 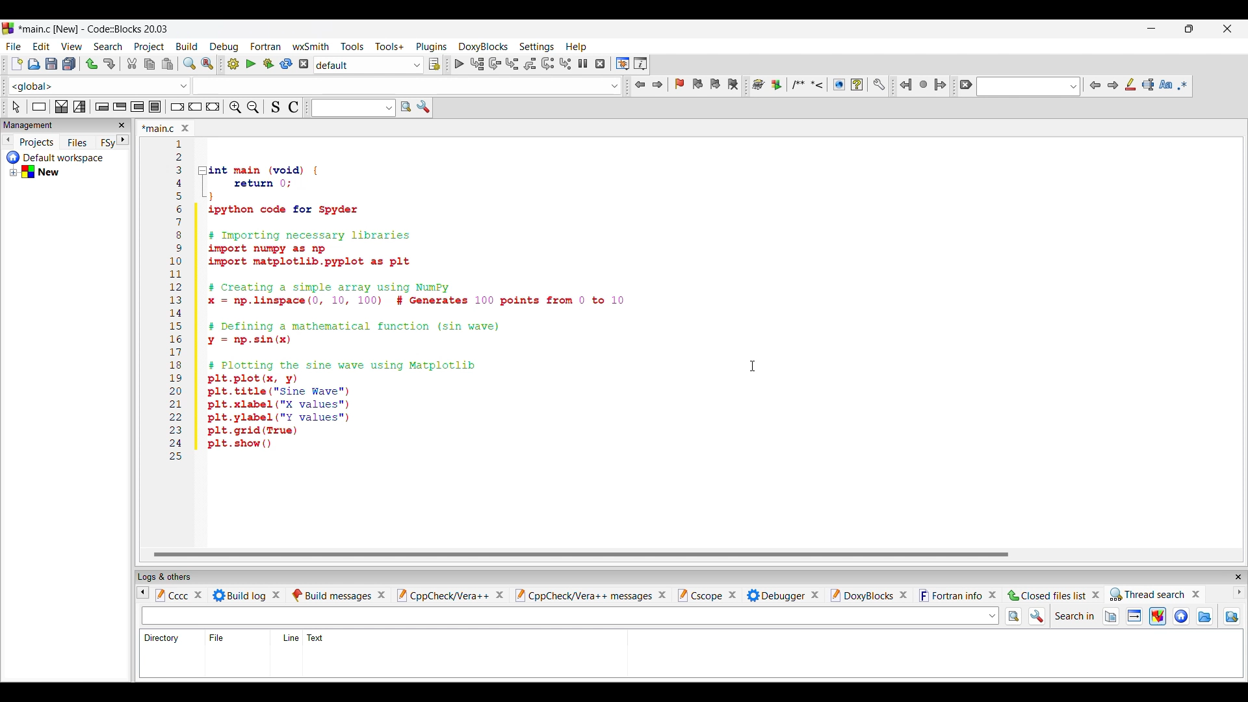 What do you see at coordinates (179, 107) in the screenshot?
I see `Break instruction` at bounding box center [179, 107].